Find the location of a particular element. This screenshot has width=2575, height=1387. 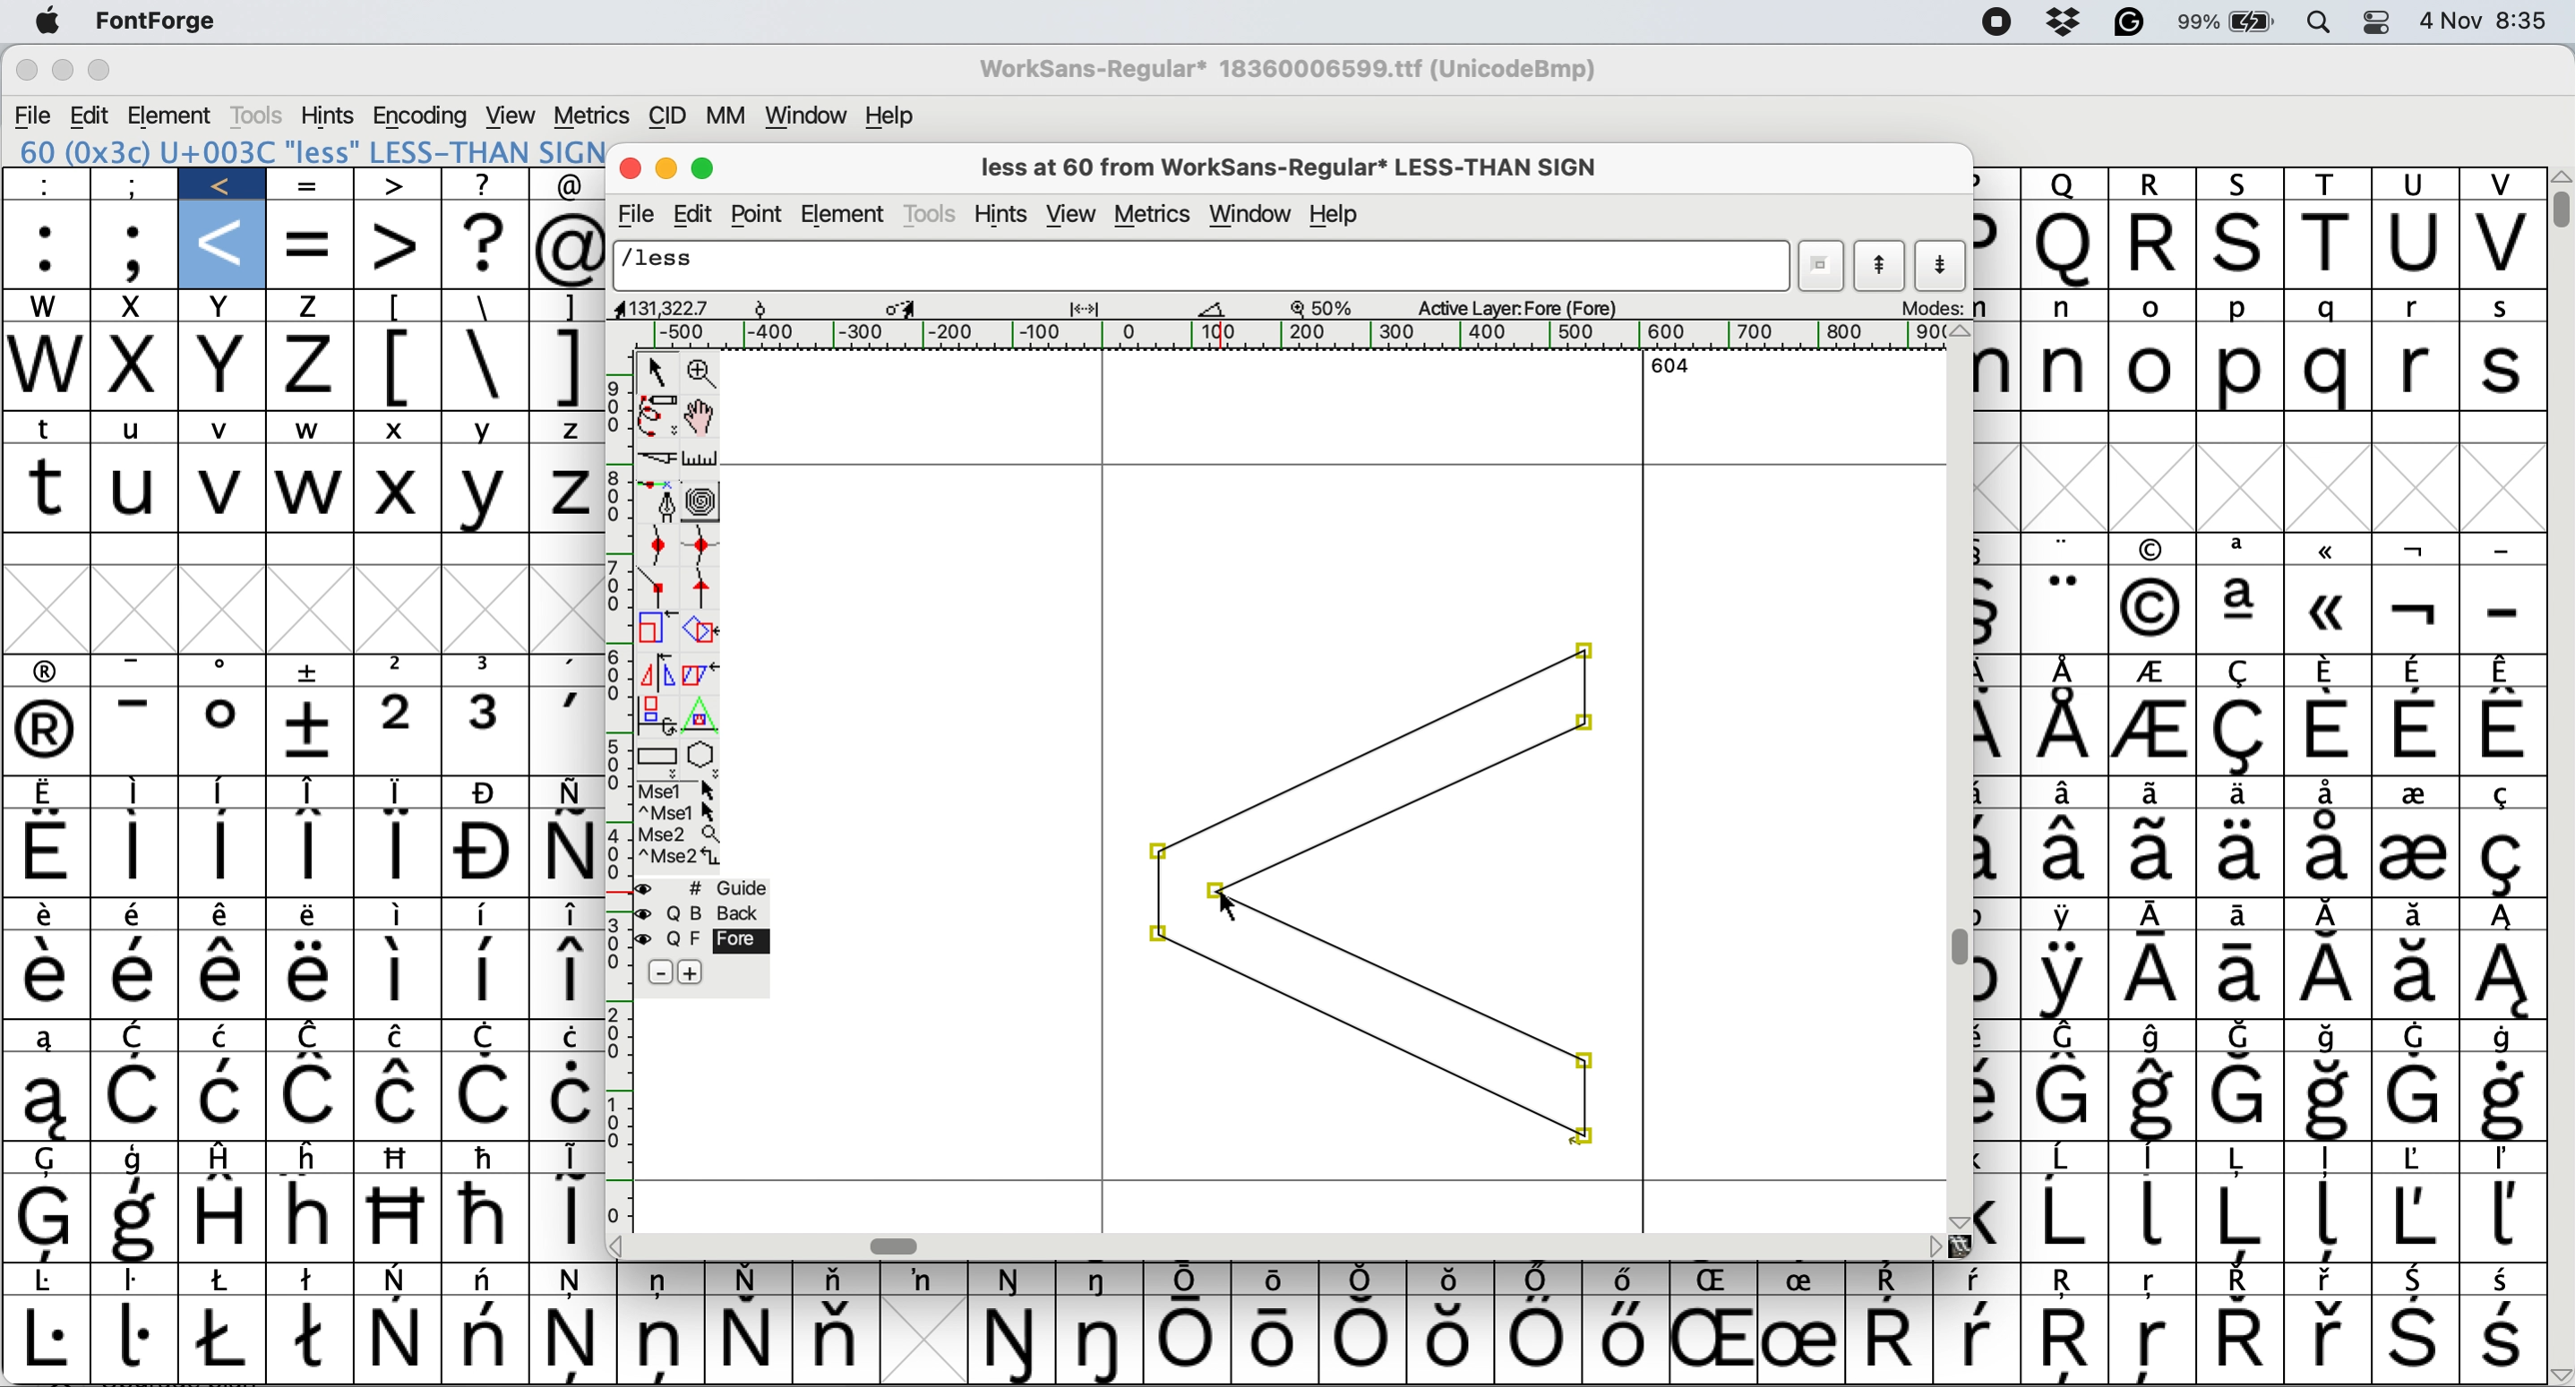

Symbol is located at coordinates (2329, 915).